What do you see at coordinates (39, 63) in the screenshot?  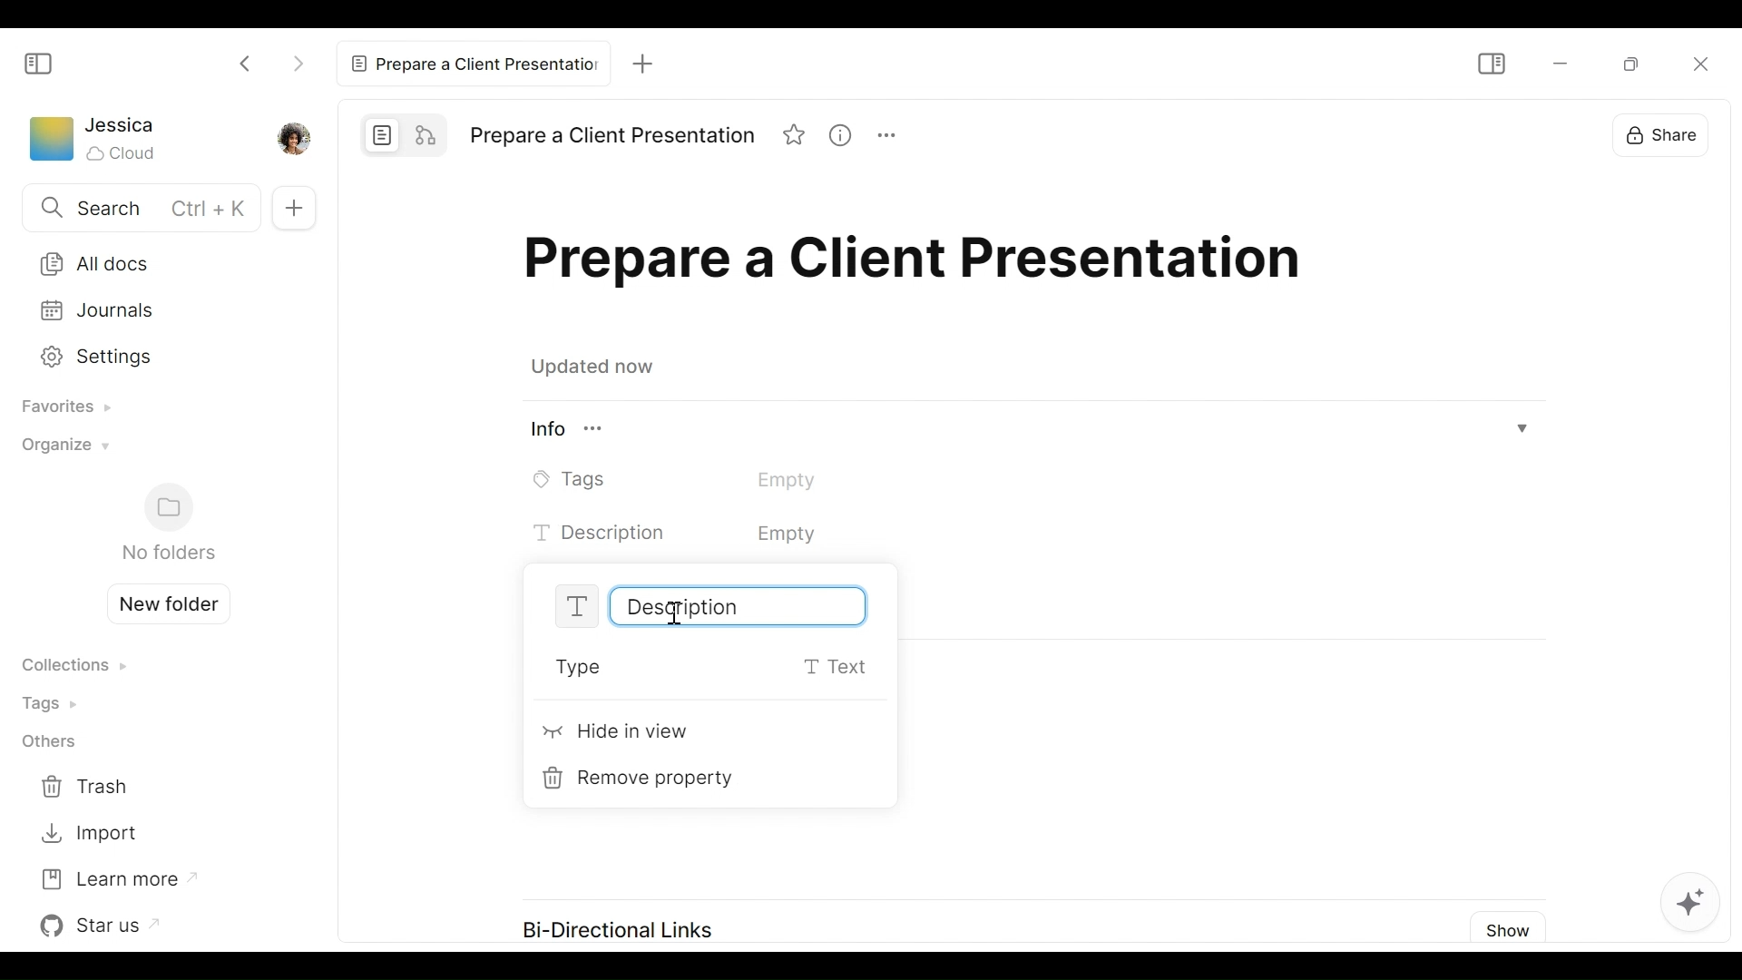 I see `Show/Hide Sidebar` at bounding box center [39, 63].